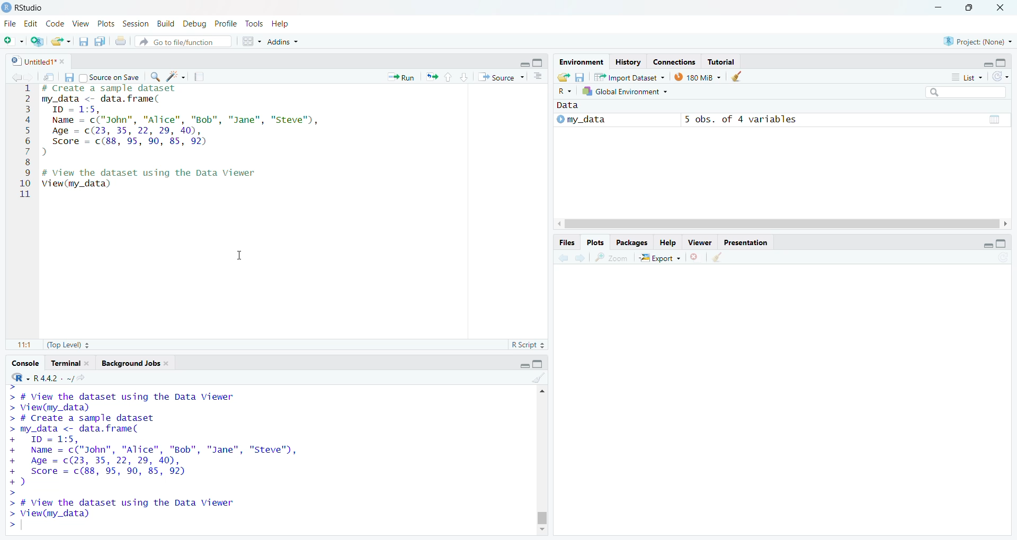  I want to click on Run, so click(404, 78).